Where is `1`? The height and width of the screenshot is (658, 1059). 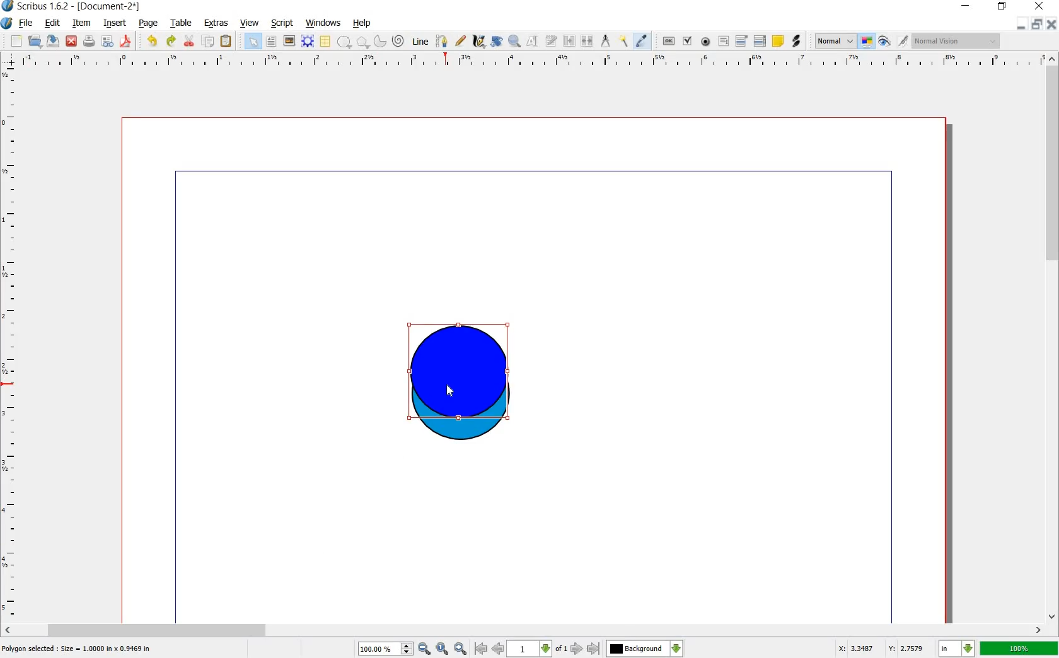
1 is located at coordinates (529, 649).